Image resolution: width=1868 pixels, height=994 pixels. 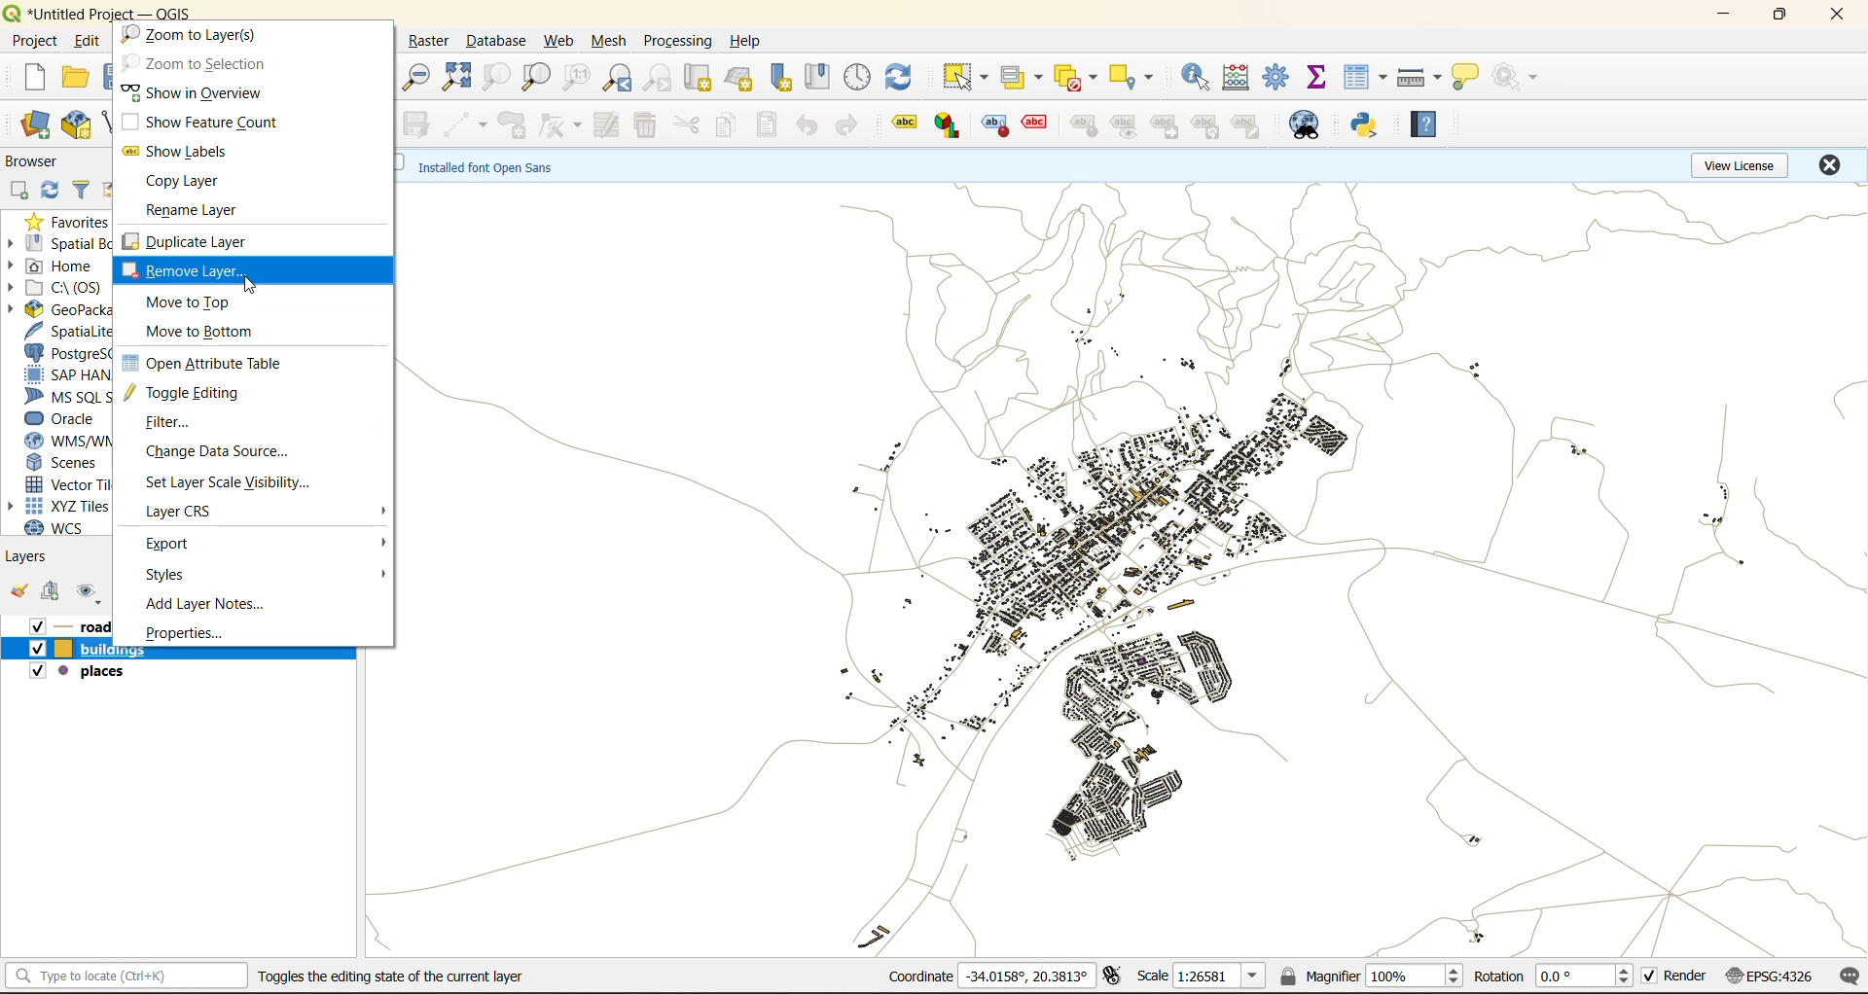 I want to click on render, so click(x=1682, y=977).